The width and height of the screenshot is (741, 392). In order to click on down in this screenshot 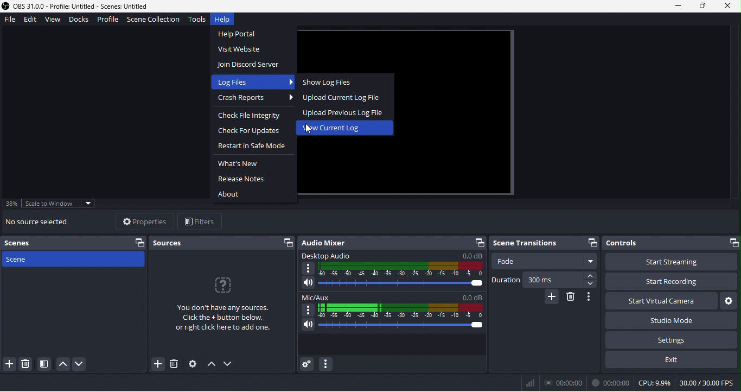, I will do `click(231, 365)`.